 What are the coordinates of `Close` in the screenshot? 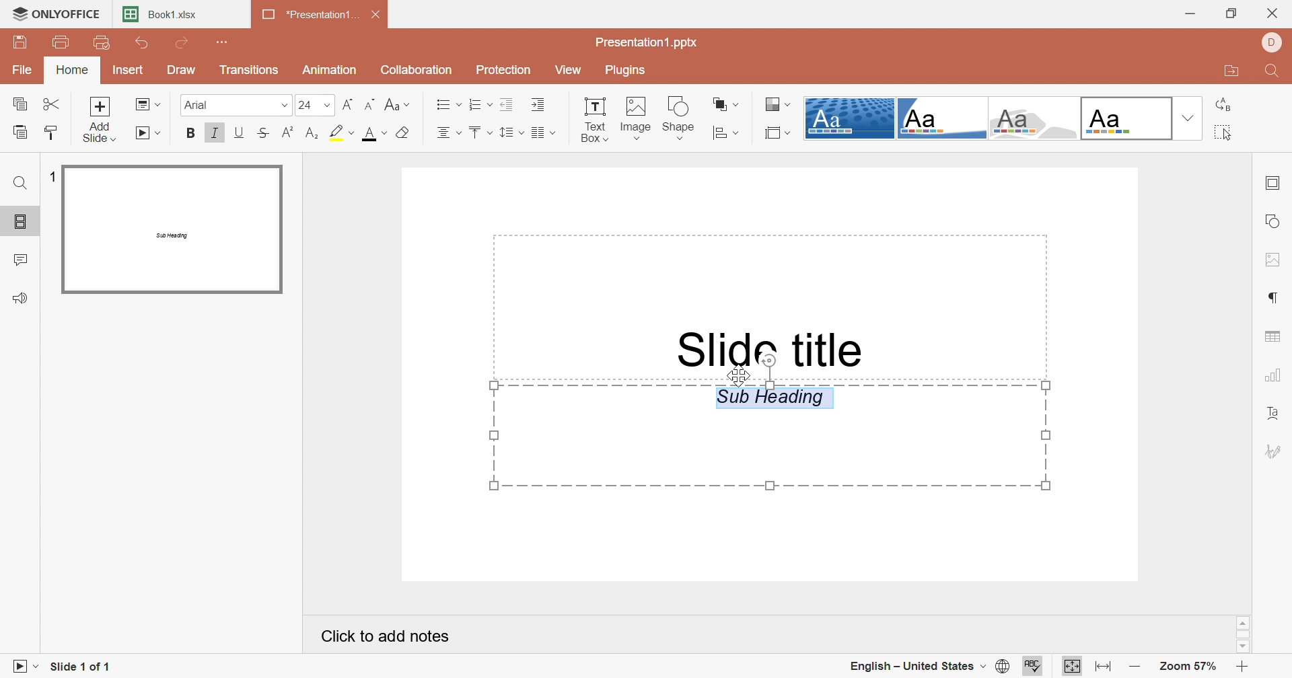 It's located at (1272, 13).